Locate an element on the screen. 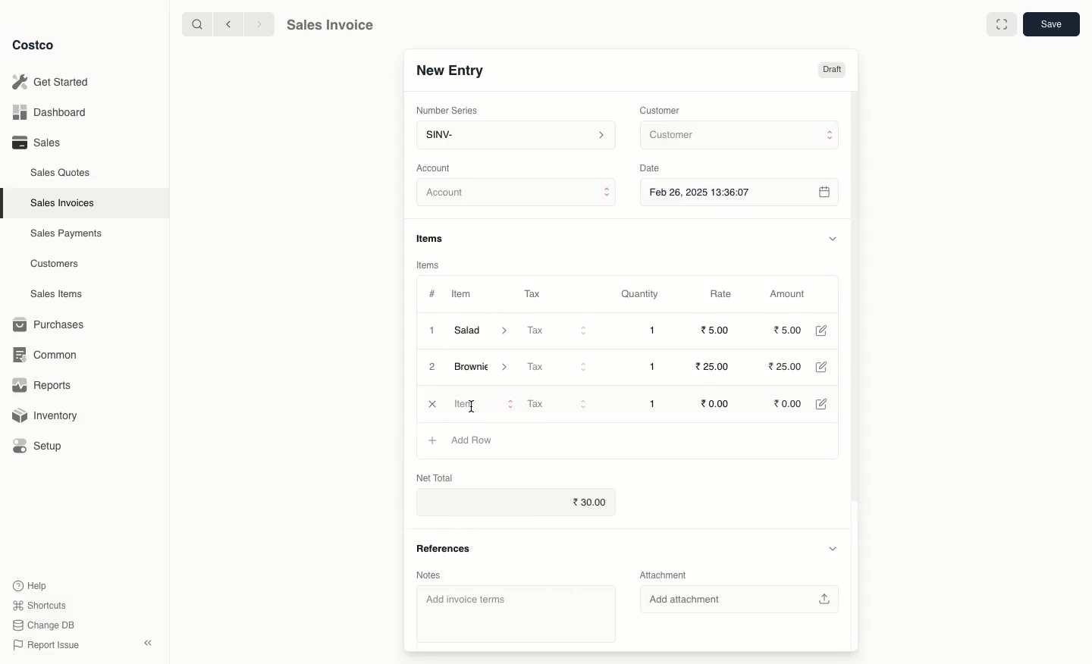 The image size is (1092, 664). Sales Invoices is located at coordinates (63, 203).